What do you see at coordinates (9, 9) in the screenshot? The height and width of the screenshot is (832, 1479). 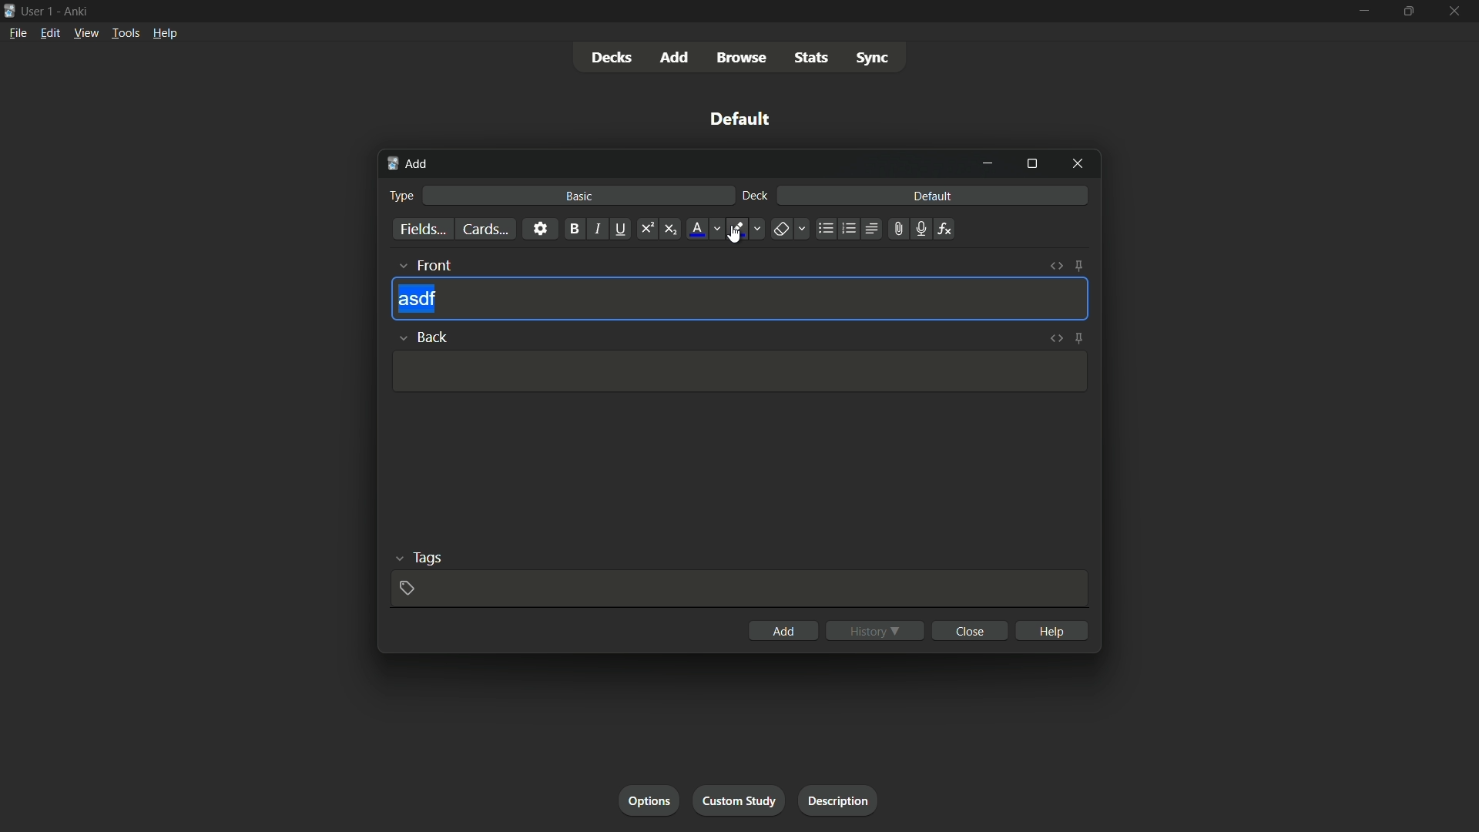 I see `icon` at bounding box center [9, 9].